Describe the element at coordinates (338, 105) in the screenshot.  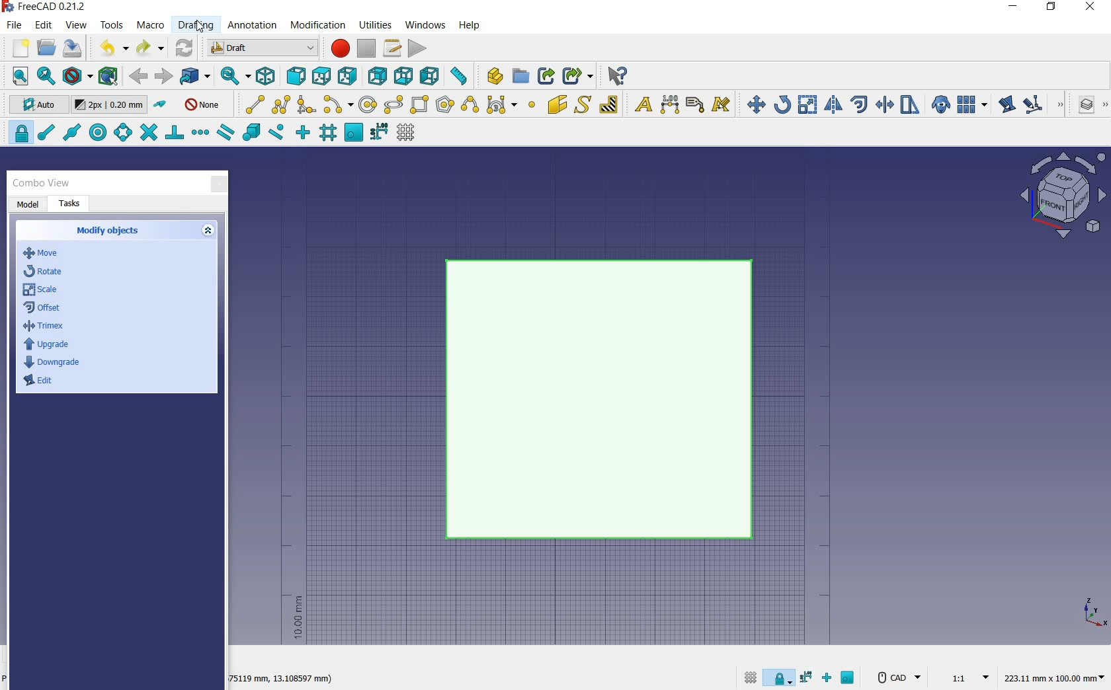
I see `arc tools` at that location.